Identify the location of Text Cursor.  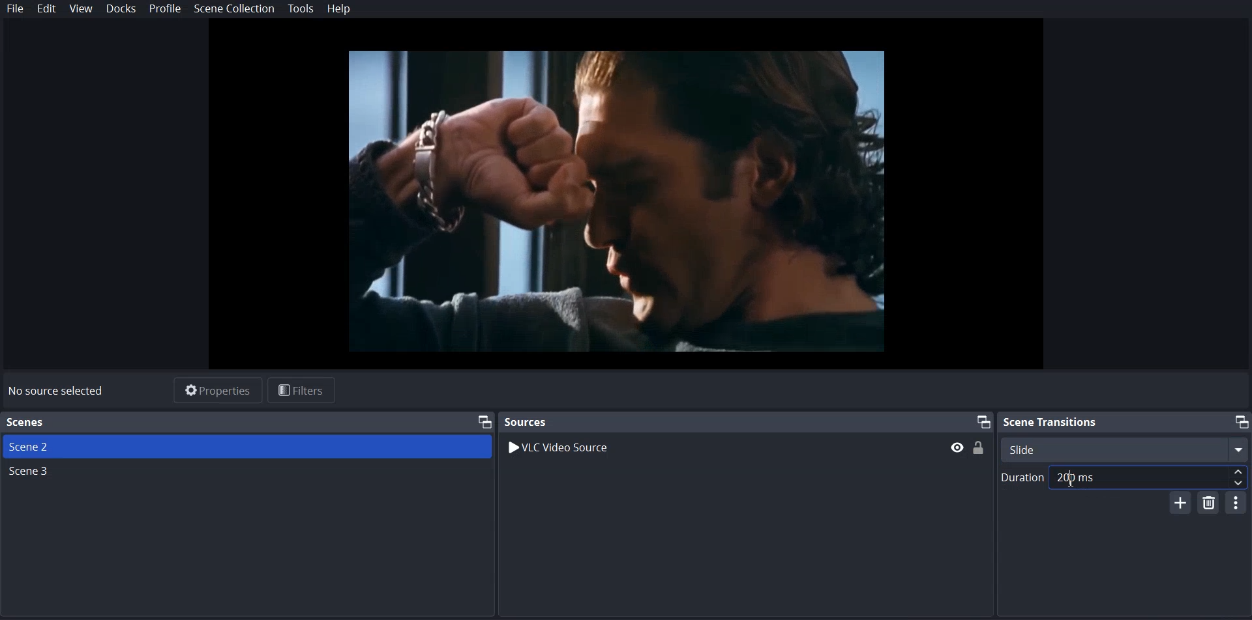
(1071, 477).